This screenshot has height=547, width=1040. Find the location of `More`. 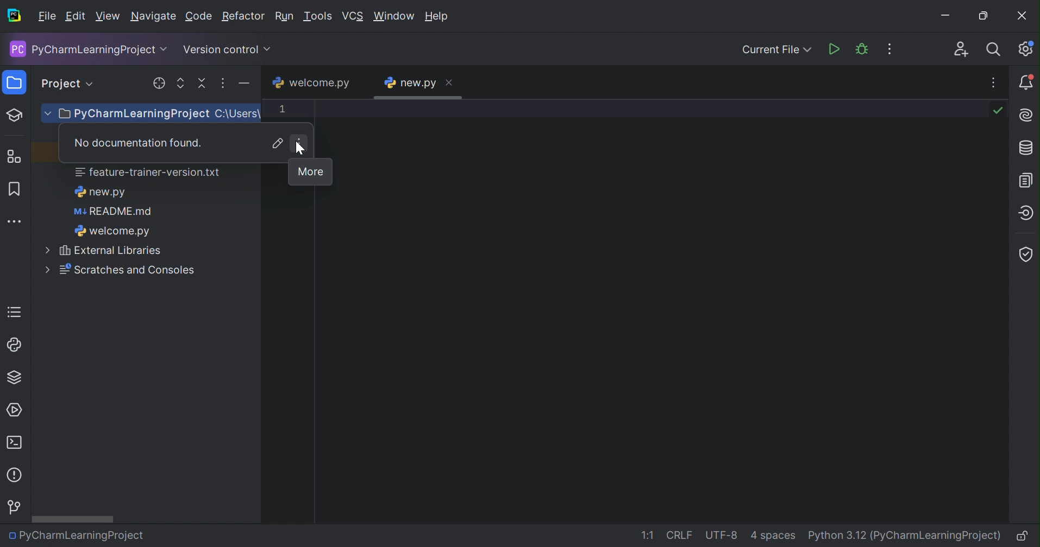

More is located at coordinates (311, 172).